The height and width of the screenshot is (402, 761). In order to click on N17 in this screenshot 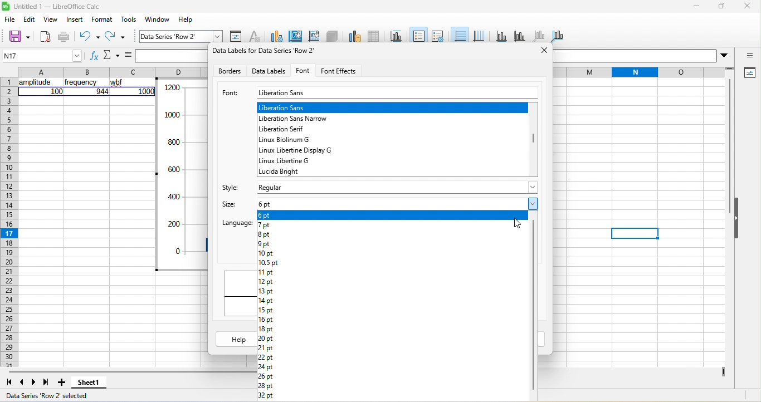, I will do `click(41, 55)`.